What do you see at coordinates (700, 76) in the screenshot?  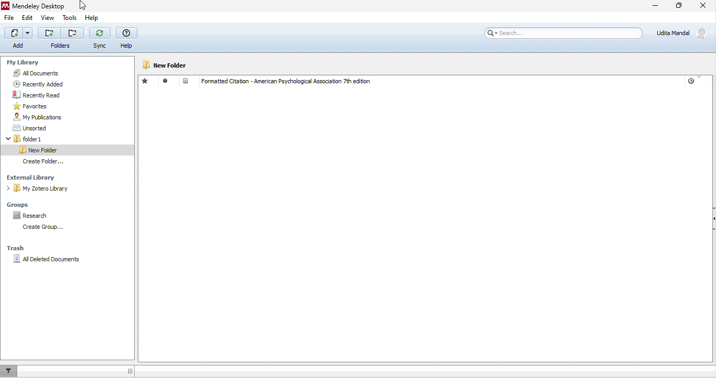 I see `Indicates current column sorting` at bounding box center [700, 76].